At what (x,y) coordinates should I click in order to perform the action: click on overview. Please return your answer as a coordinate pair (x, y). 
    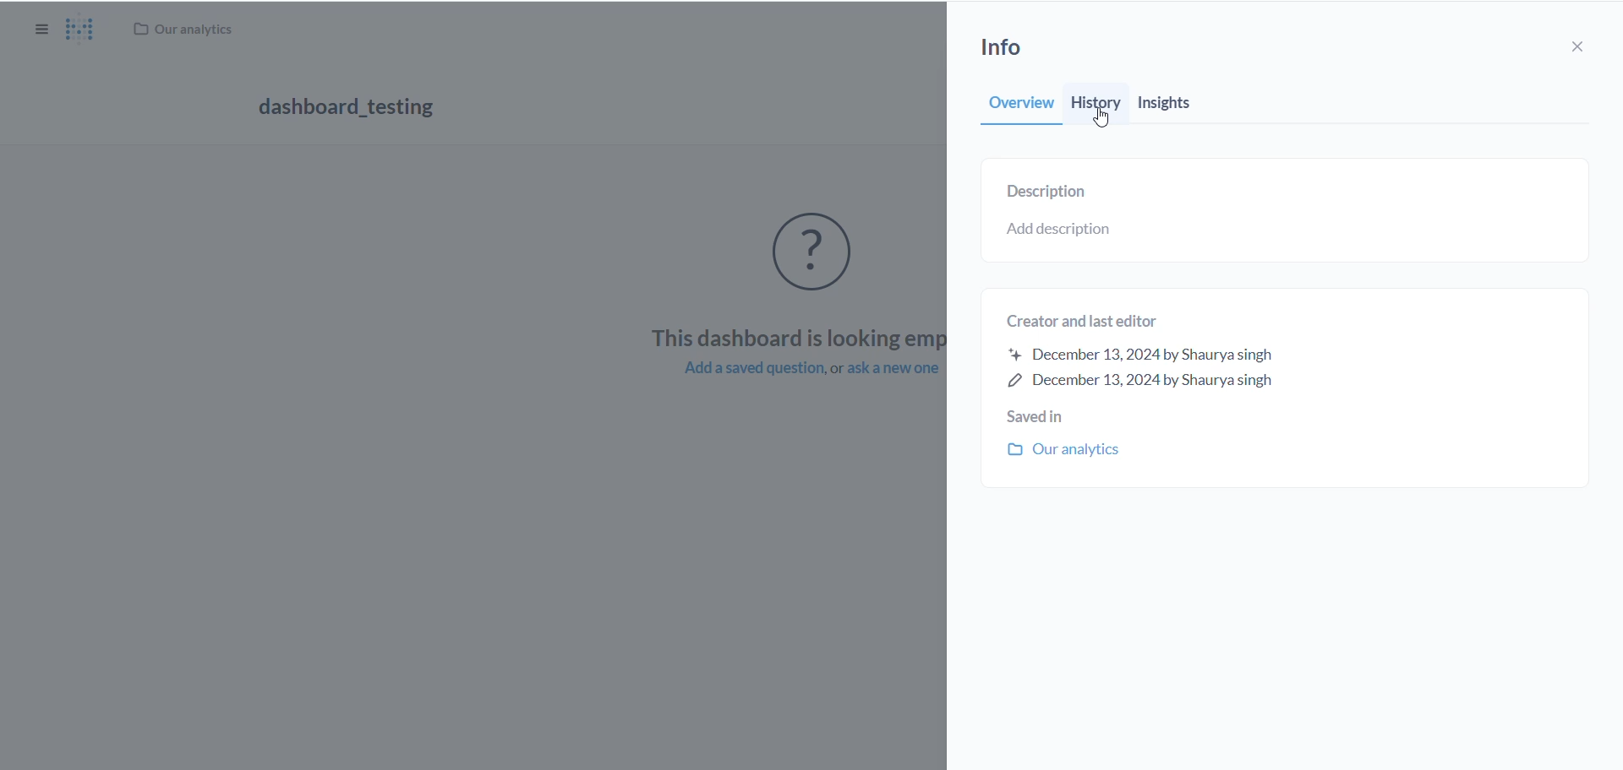
    Looking at the image, I should click on (1019, 108).